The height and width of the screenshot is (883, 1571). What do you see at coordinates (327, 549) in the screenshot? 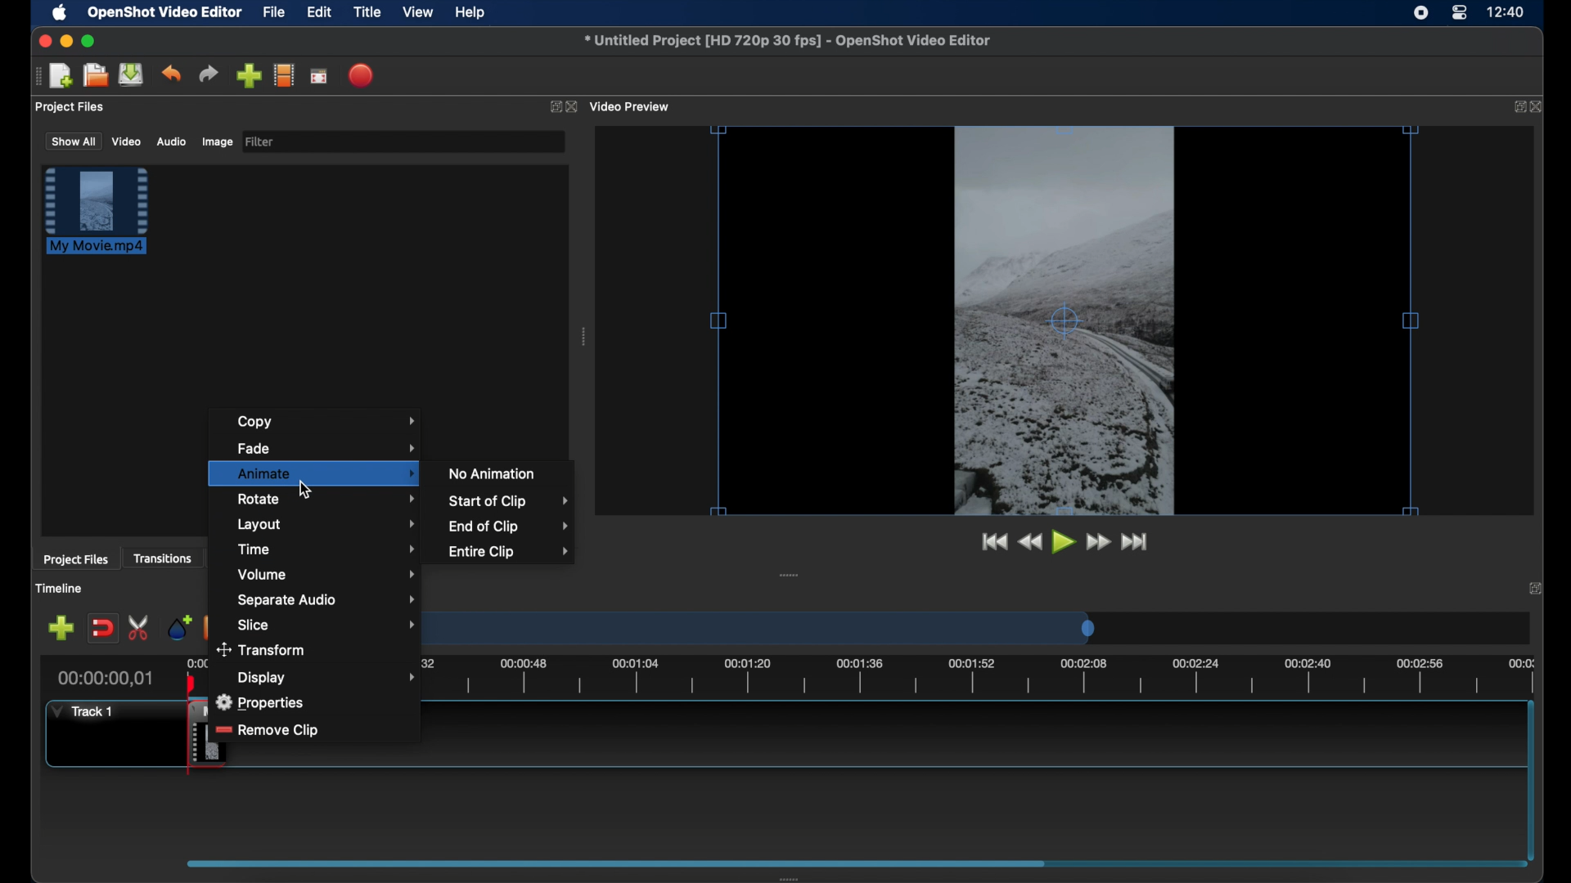
I see `time menu` at bounding box center [327, 549].